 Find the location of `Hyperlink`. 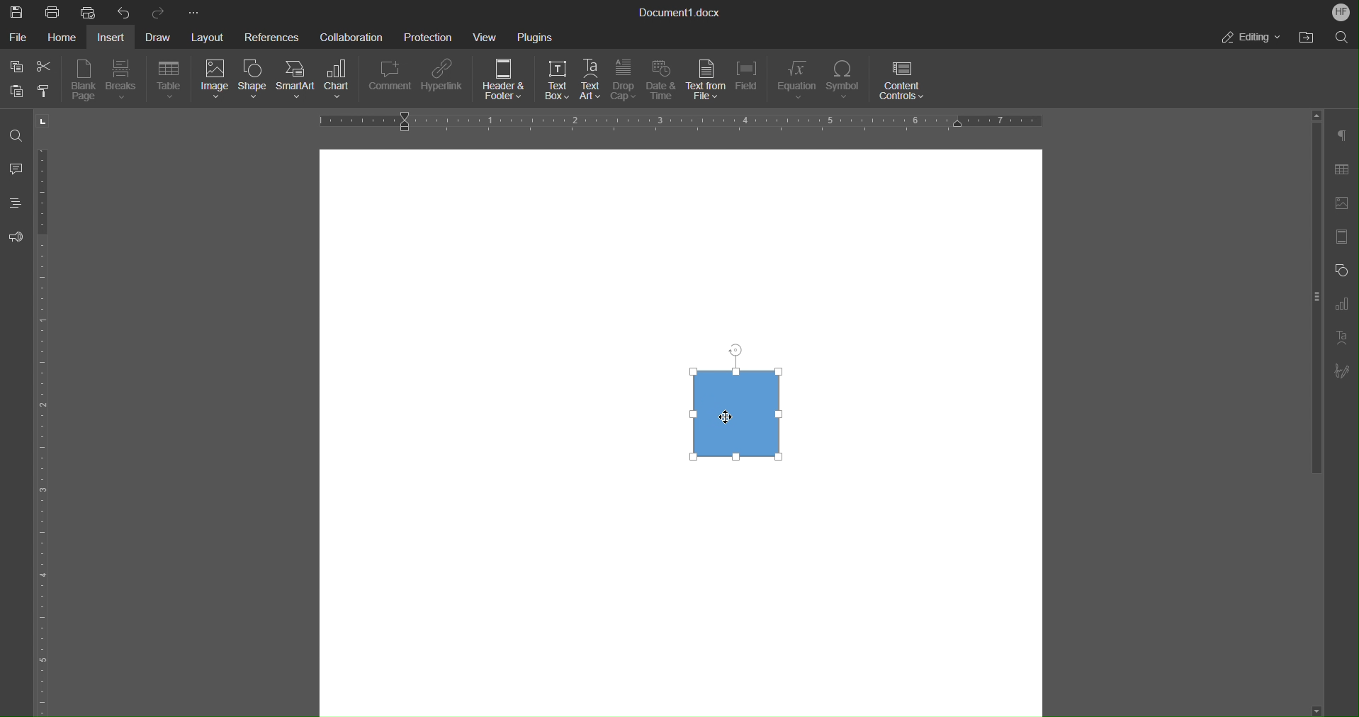

Hyperlink is located at coordinates (445, 81).